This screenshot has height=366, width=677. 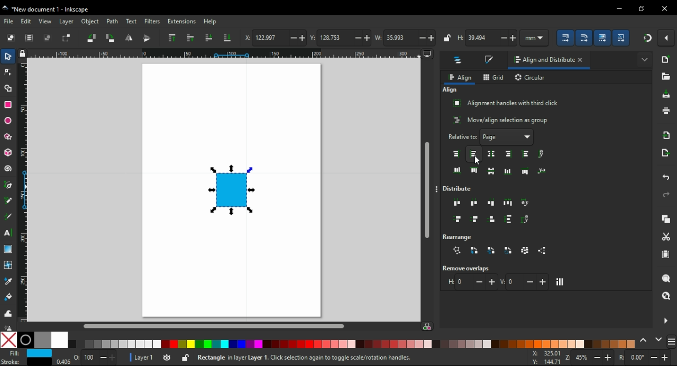 What do you see at coordinates (526, 170) in the screenshot?
I see `align top edges of objects to bottom edge of  anchor` at bounding box center [526, 170].